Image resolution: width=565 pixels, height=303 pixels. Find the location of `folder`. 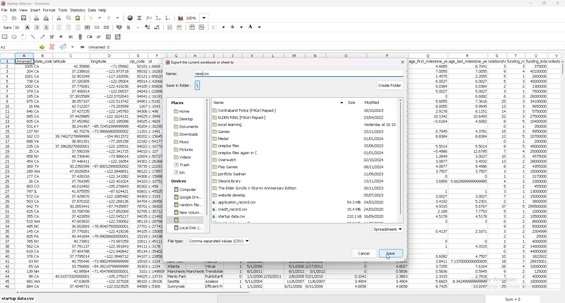

folder is located at coordinates (184, 190).